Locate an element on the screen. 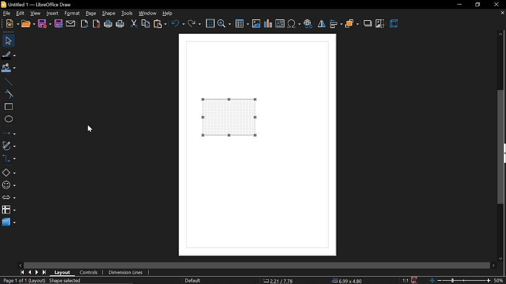 This screenshot has width=506, height=284. tools is located at coordinates (128, 13).